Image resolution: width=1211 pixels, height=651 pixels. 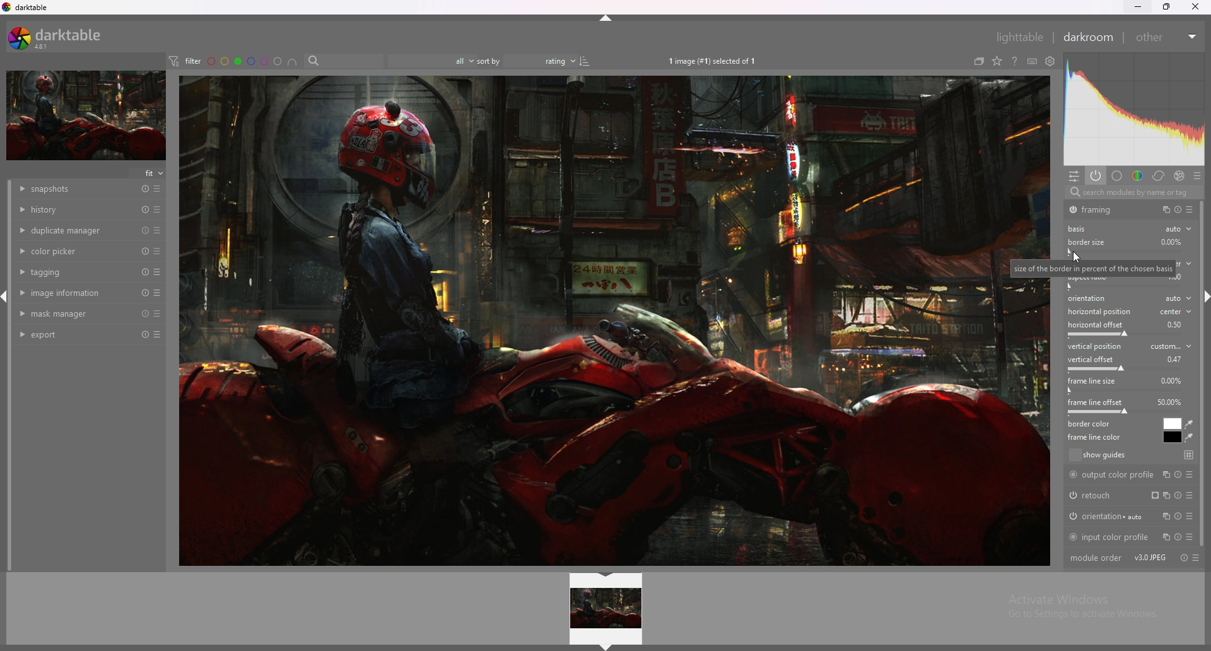 I want to click on search modules, so click(x=1135, y=194).